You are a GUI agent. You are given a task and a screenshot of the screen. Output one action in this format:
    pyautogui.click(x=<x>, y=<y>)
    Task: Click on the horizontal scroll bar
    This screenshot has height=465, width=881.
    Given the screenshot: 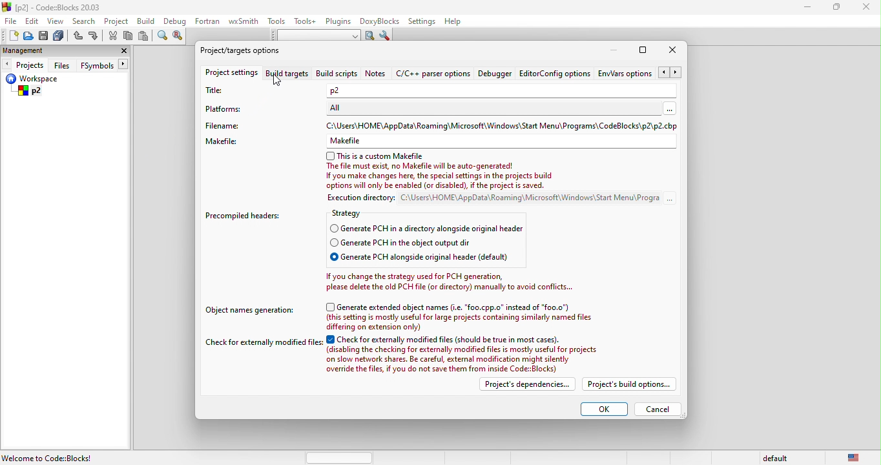 What is the action you would take?
    pyautogui.click(x=341, y=457)
    